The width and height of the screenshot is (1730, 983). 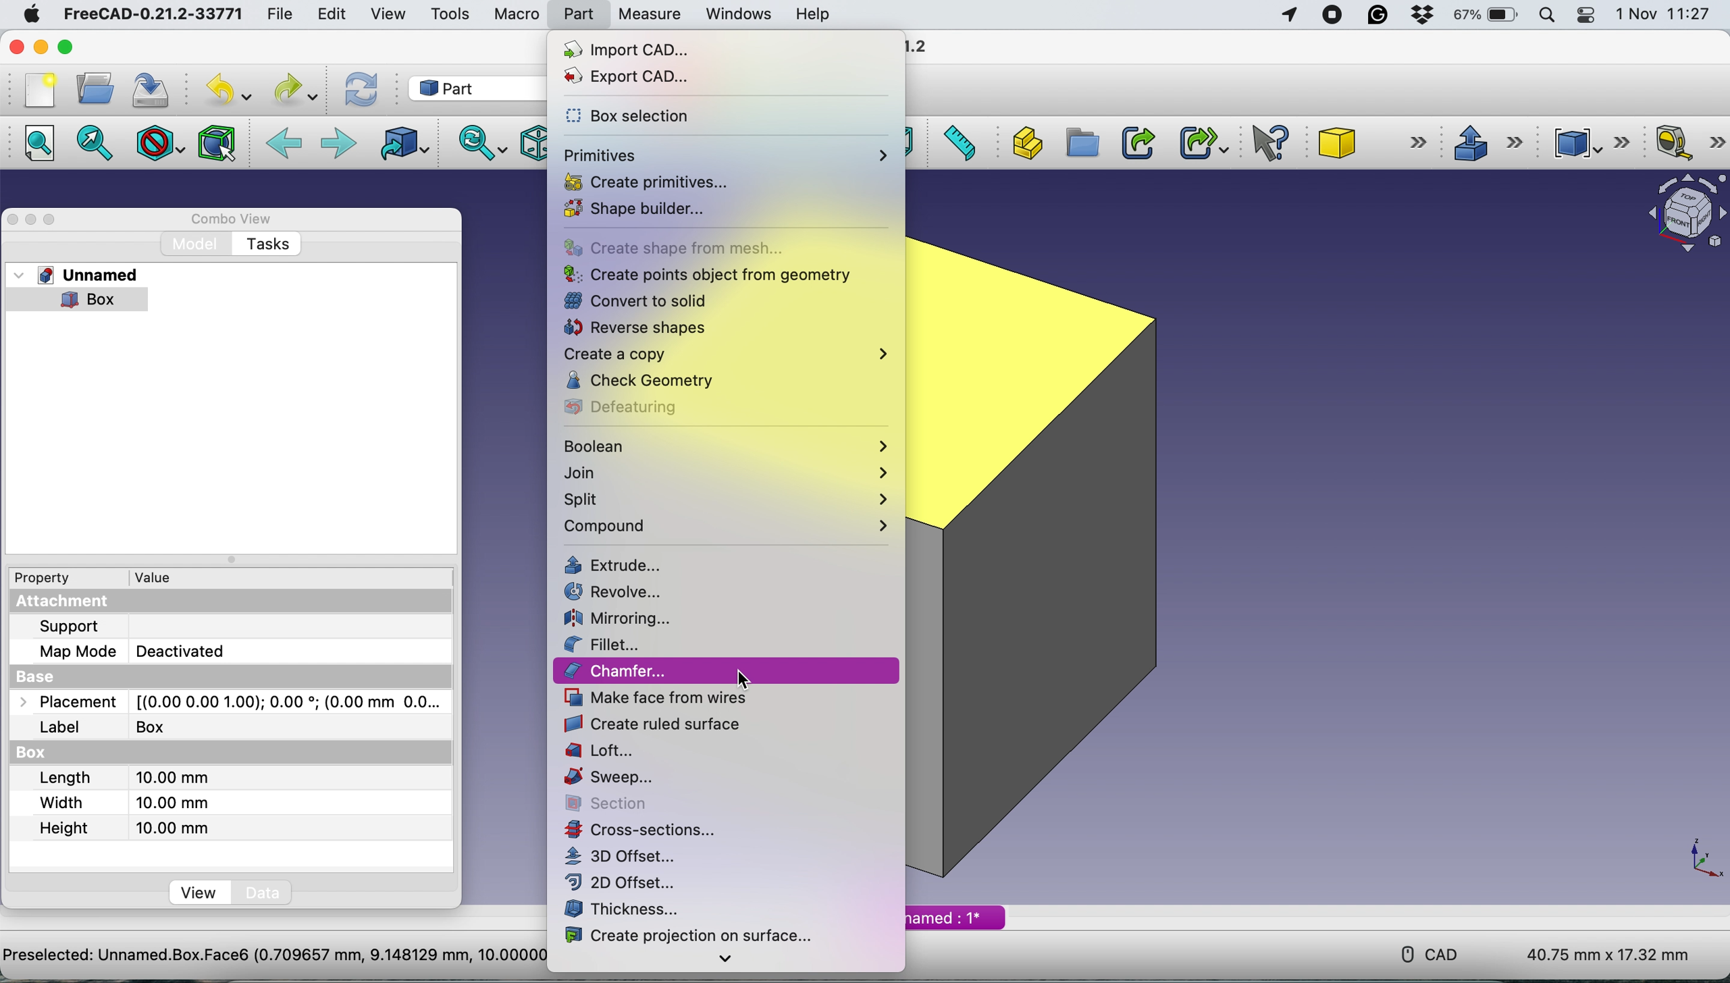 What do you see at coordinates (654, 14) in the screenshot?
I see `measure` at bounding box center [654, 14].